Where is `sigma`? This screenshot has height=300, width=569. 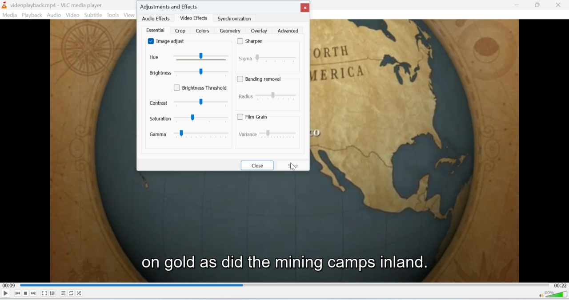 sigma is located at coordinates (270, 57).